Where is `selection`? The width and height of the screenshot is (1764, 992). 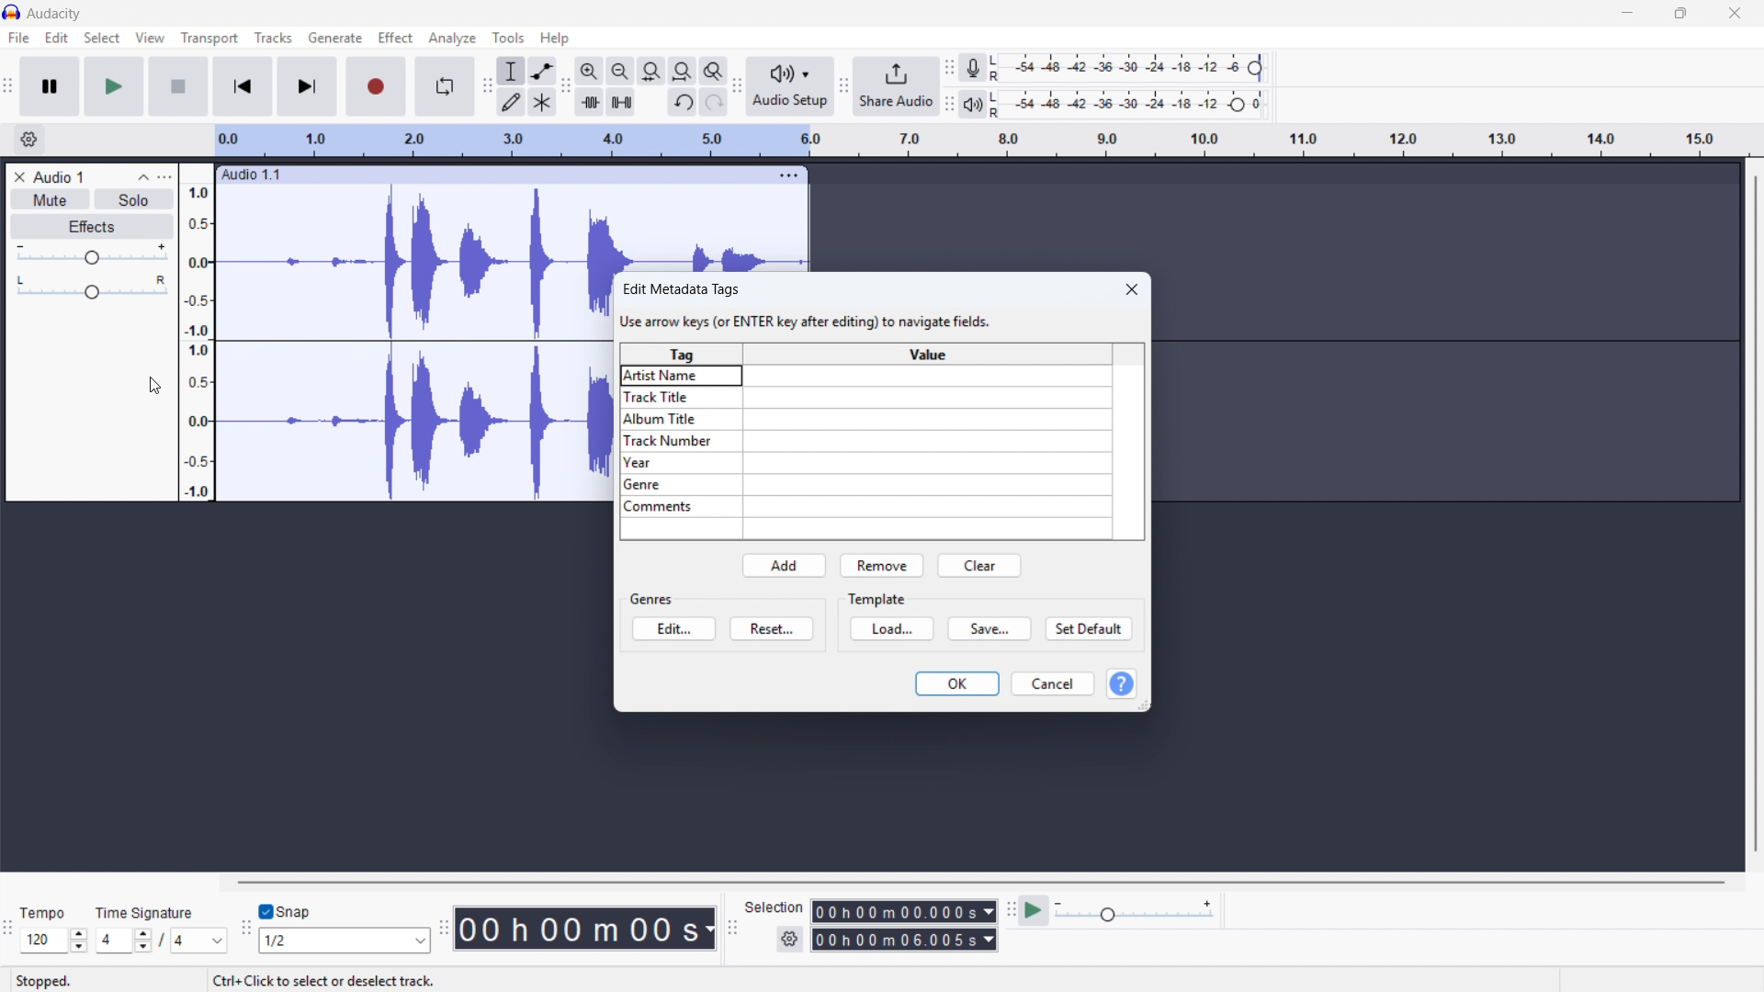
selection is located at coordinates (775, 907).